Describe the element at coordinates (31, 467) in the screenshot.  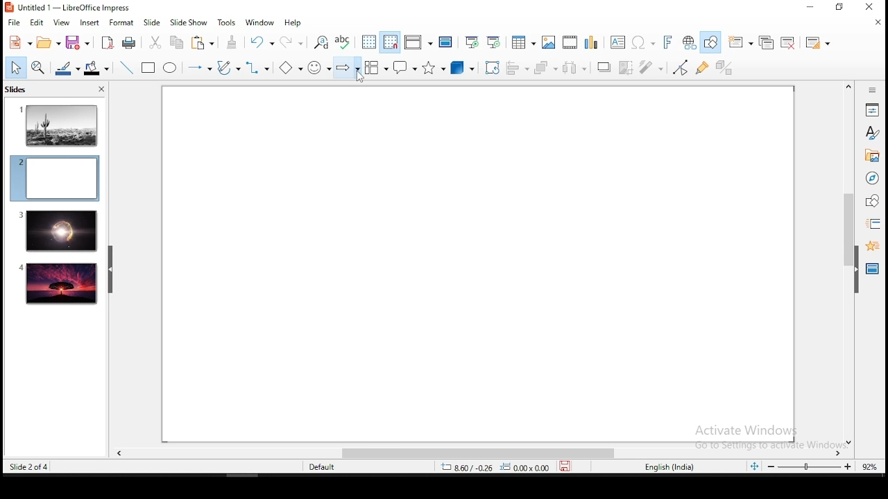
I see `slide 2 of 4` at that location.